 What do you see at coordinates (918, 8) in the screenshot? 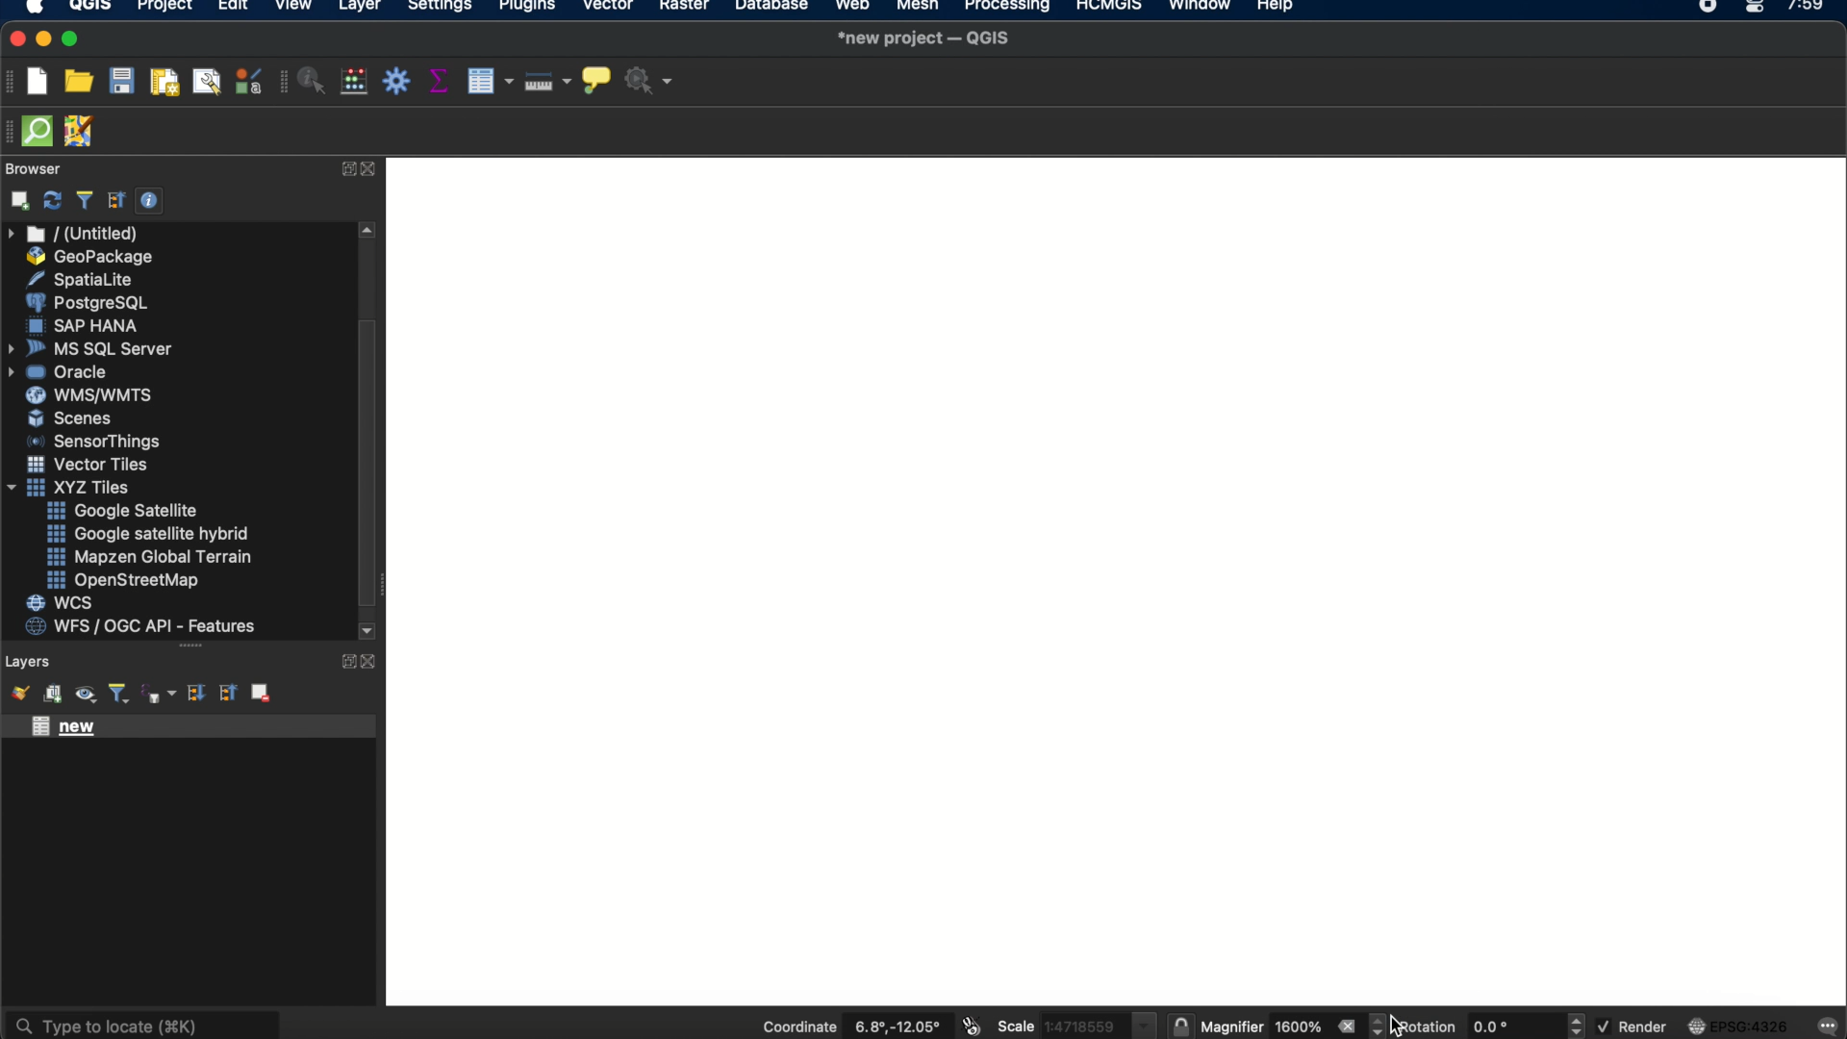
I see `mesh` at bounding box center [918, 8].